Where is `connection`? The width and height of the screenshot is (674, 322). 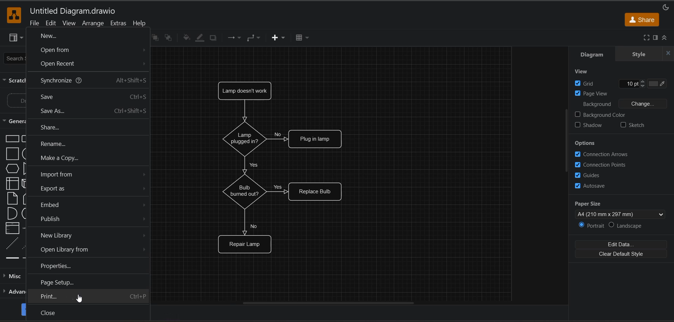
connection is located at coordinates (235, 39).